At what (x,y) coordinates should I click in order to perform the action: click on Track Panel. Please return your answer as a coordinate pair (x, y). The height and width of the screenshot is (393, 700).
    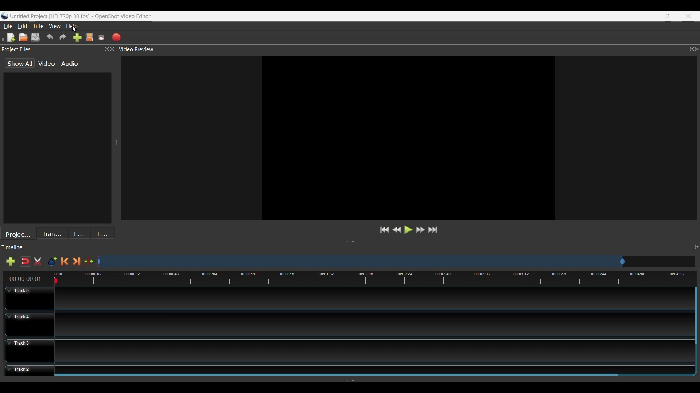
    Looking at the image, I should click on (373, 351).